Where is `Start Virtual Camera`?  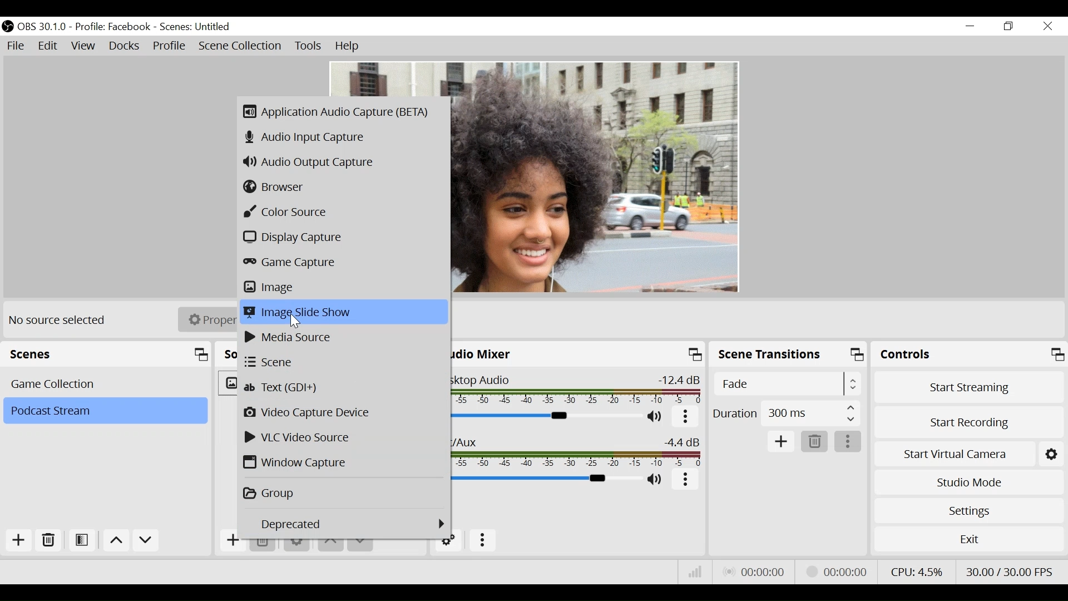
Start Virtual Camera is located at coordinates (969, 452).